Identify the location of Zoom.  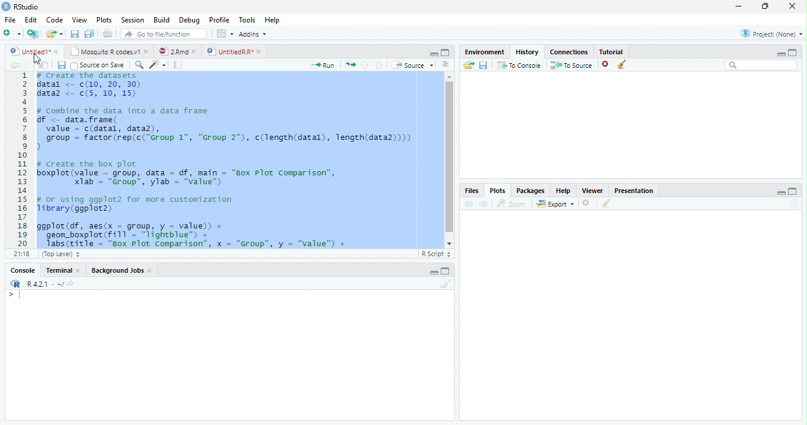
(512, 204).